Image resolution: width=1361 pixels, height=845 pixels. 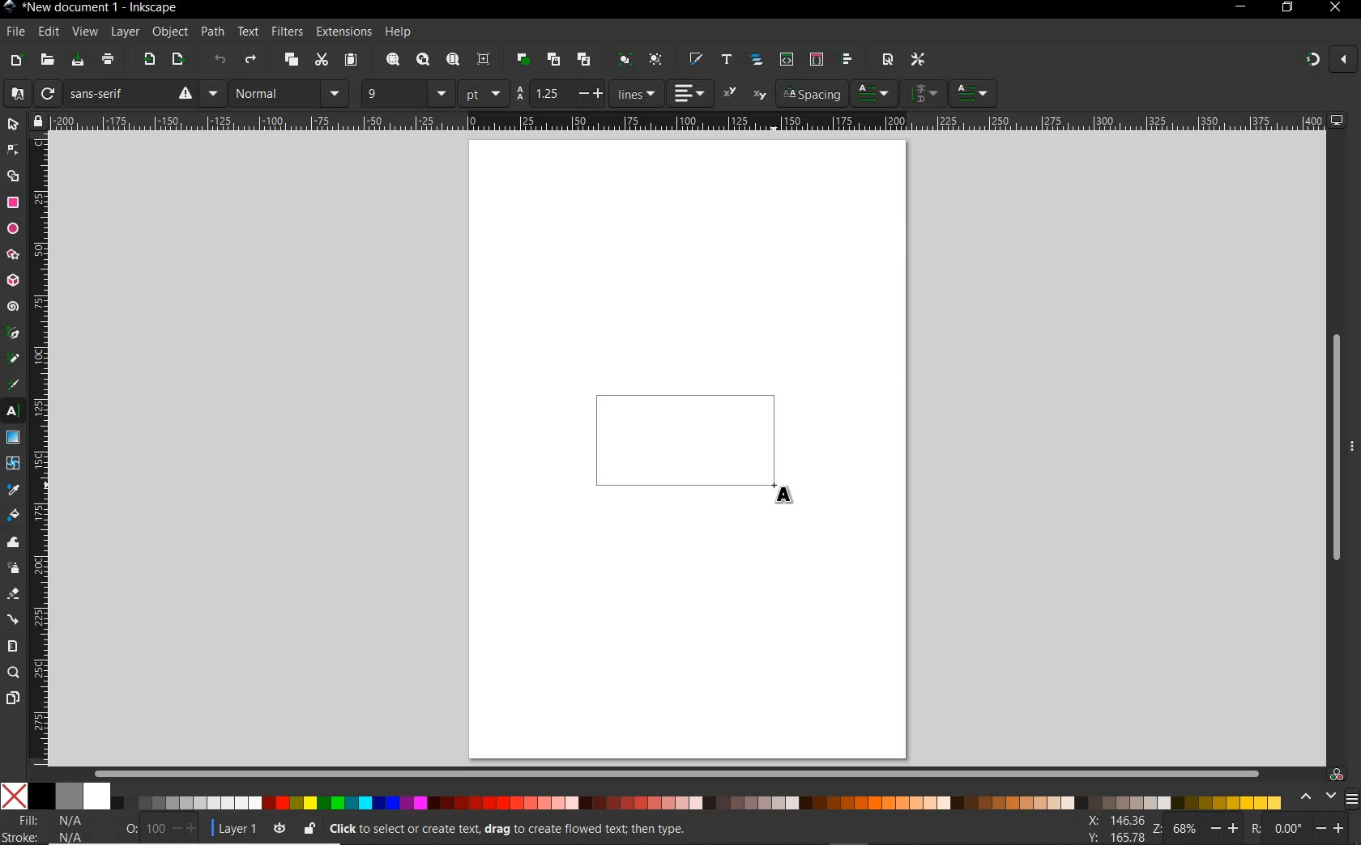 I want to click on zoom center page, so click(x=484, y=59).